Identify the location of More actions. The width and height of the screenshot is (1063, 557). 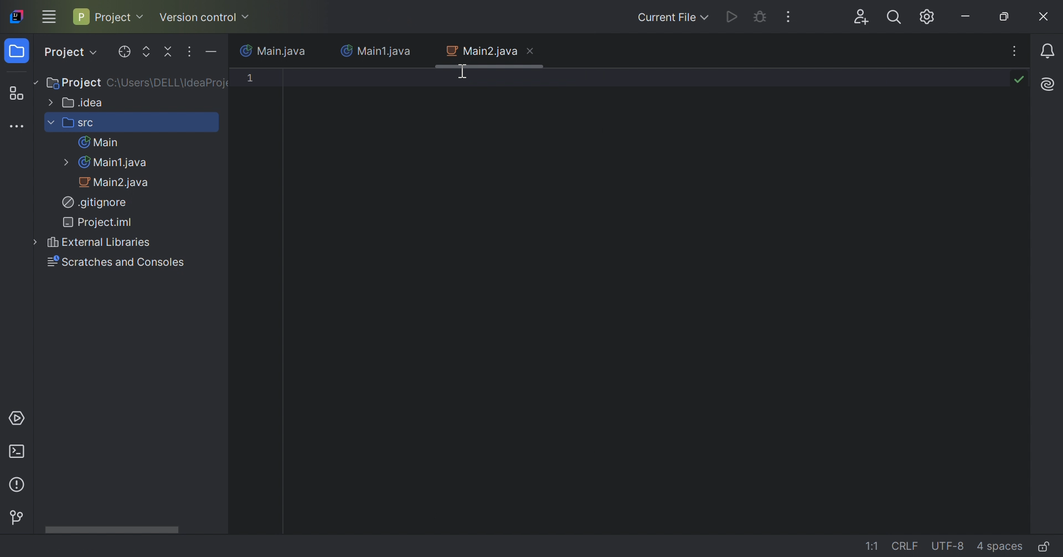
(789, 17).